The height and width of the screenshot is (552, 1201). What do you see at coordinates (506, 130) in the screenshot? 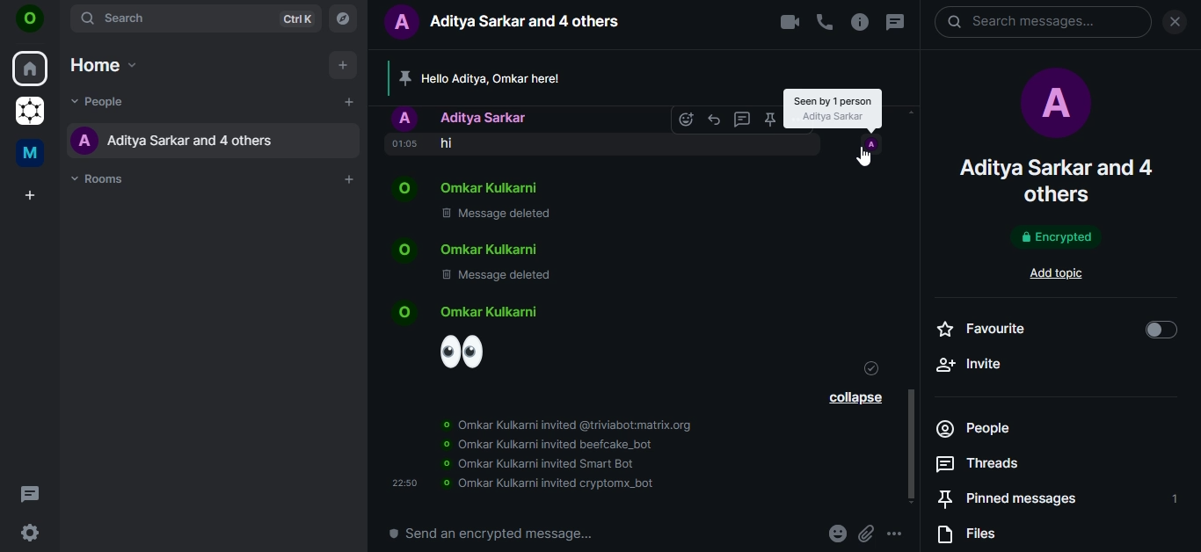
I see ` chat messages` at bounding box center [506, 130].